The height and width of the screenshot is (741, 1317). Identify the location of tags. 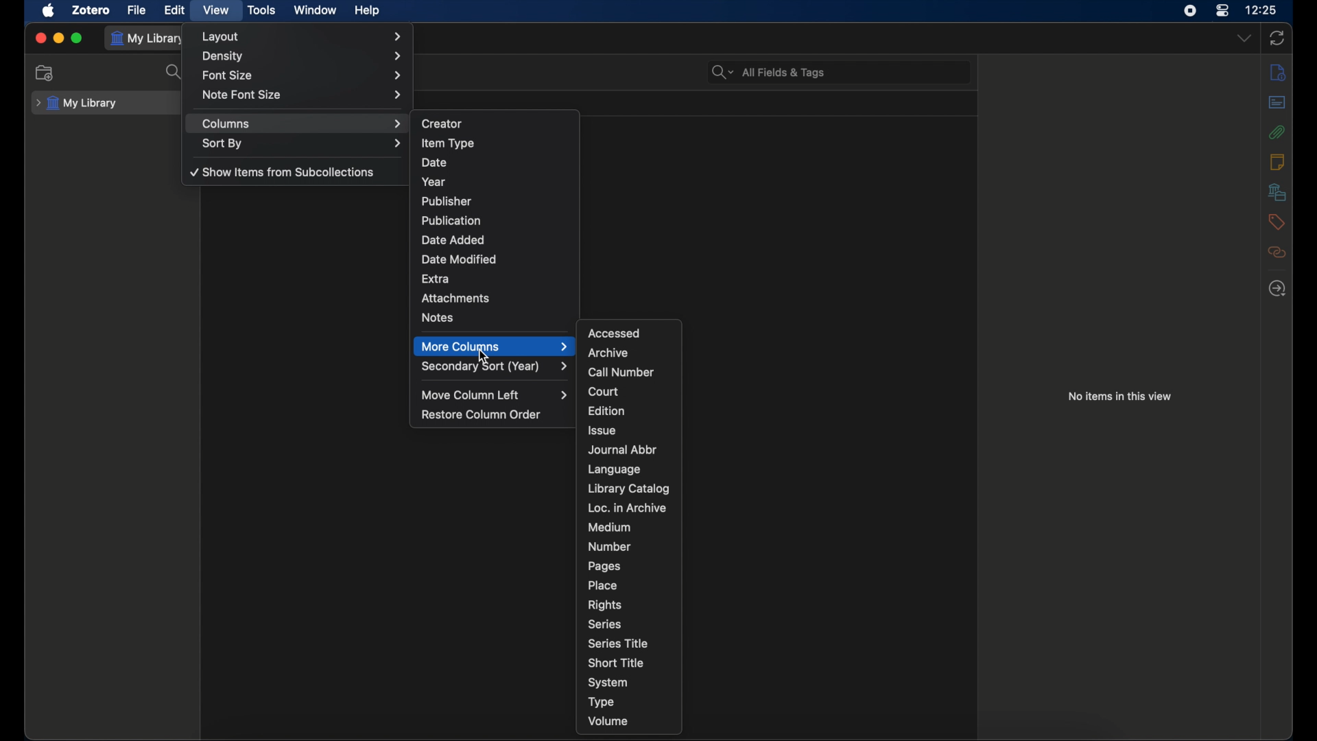
(1276, 222).